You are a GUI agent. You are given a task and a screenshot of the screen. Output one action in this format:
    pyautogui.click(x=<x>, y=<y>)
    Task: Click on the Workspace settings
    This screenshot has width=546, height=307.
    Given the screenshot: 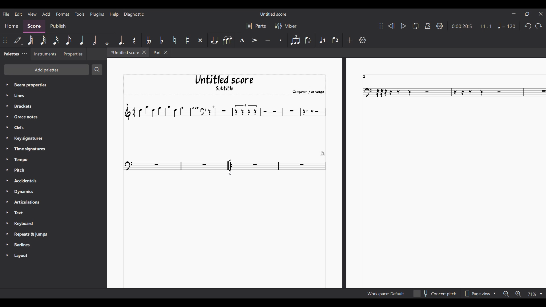 What is the action you would take?
    pyautogui.click(x=385, y=294)
    